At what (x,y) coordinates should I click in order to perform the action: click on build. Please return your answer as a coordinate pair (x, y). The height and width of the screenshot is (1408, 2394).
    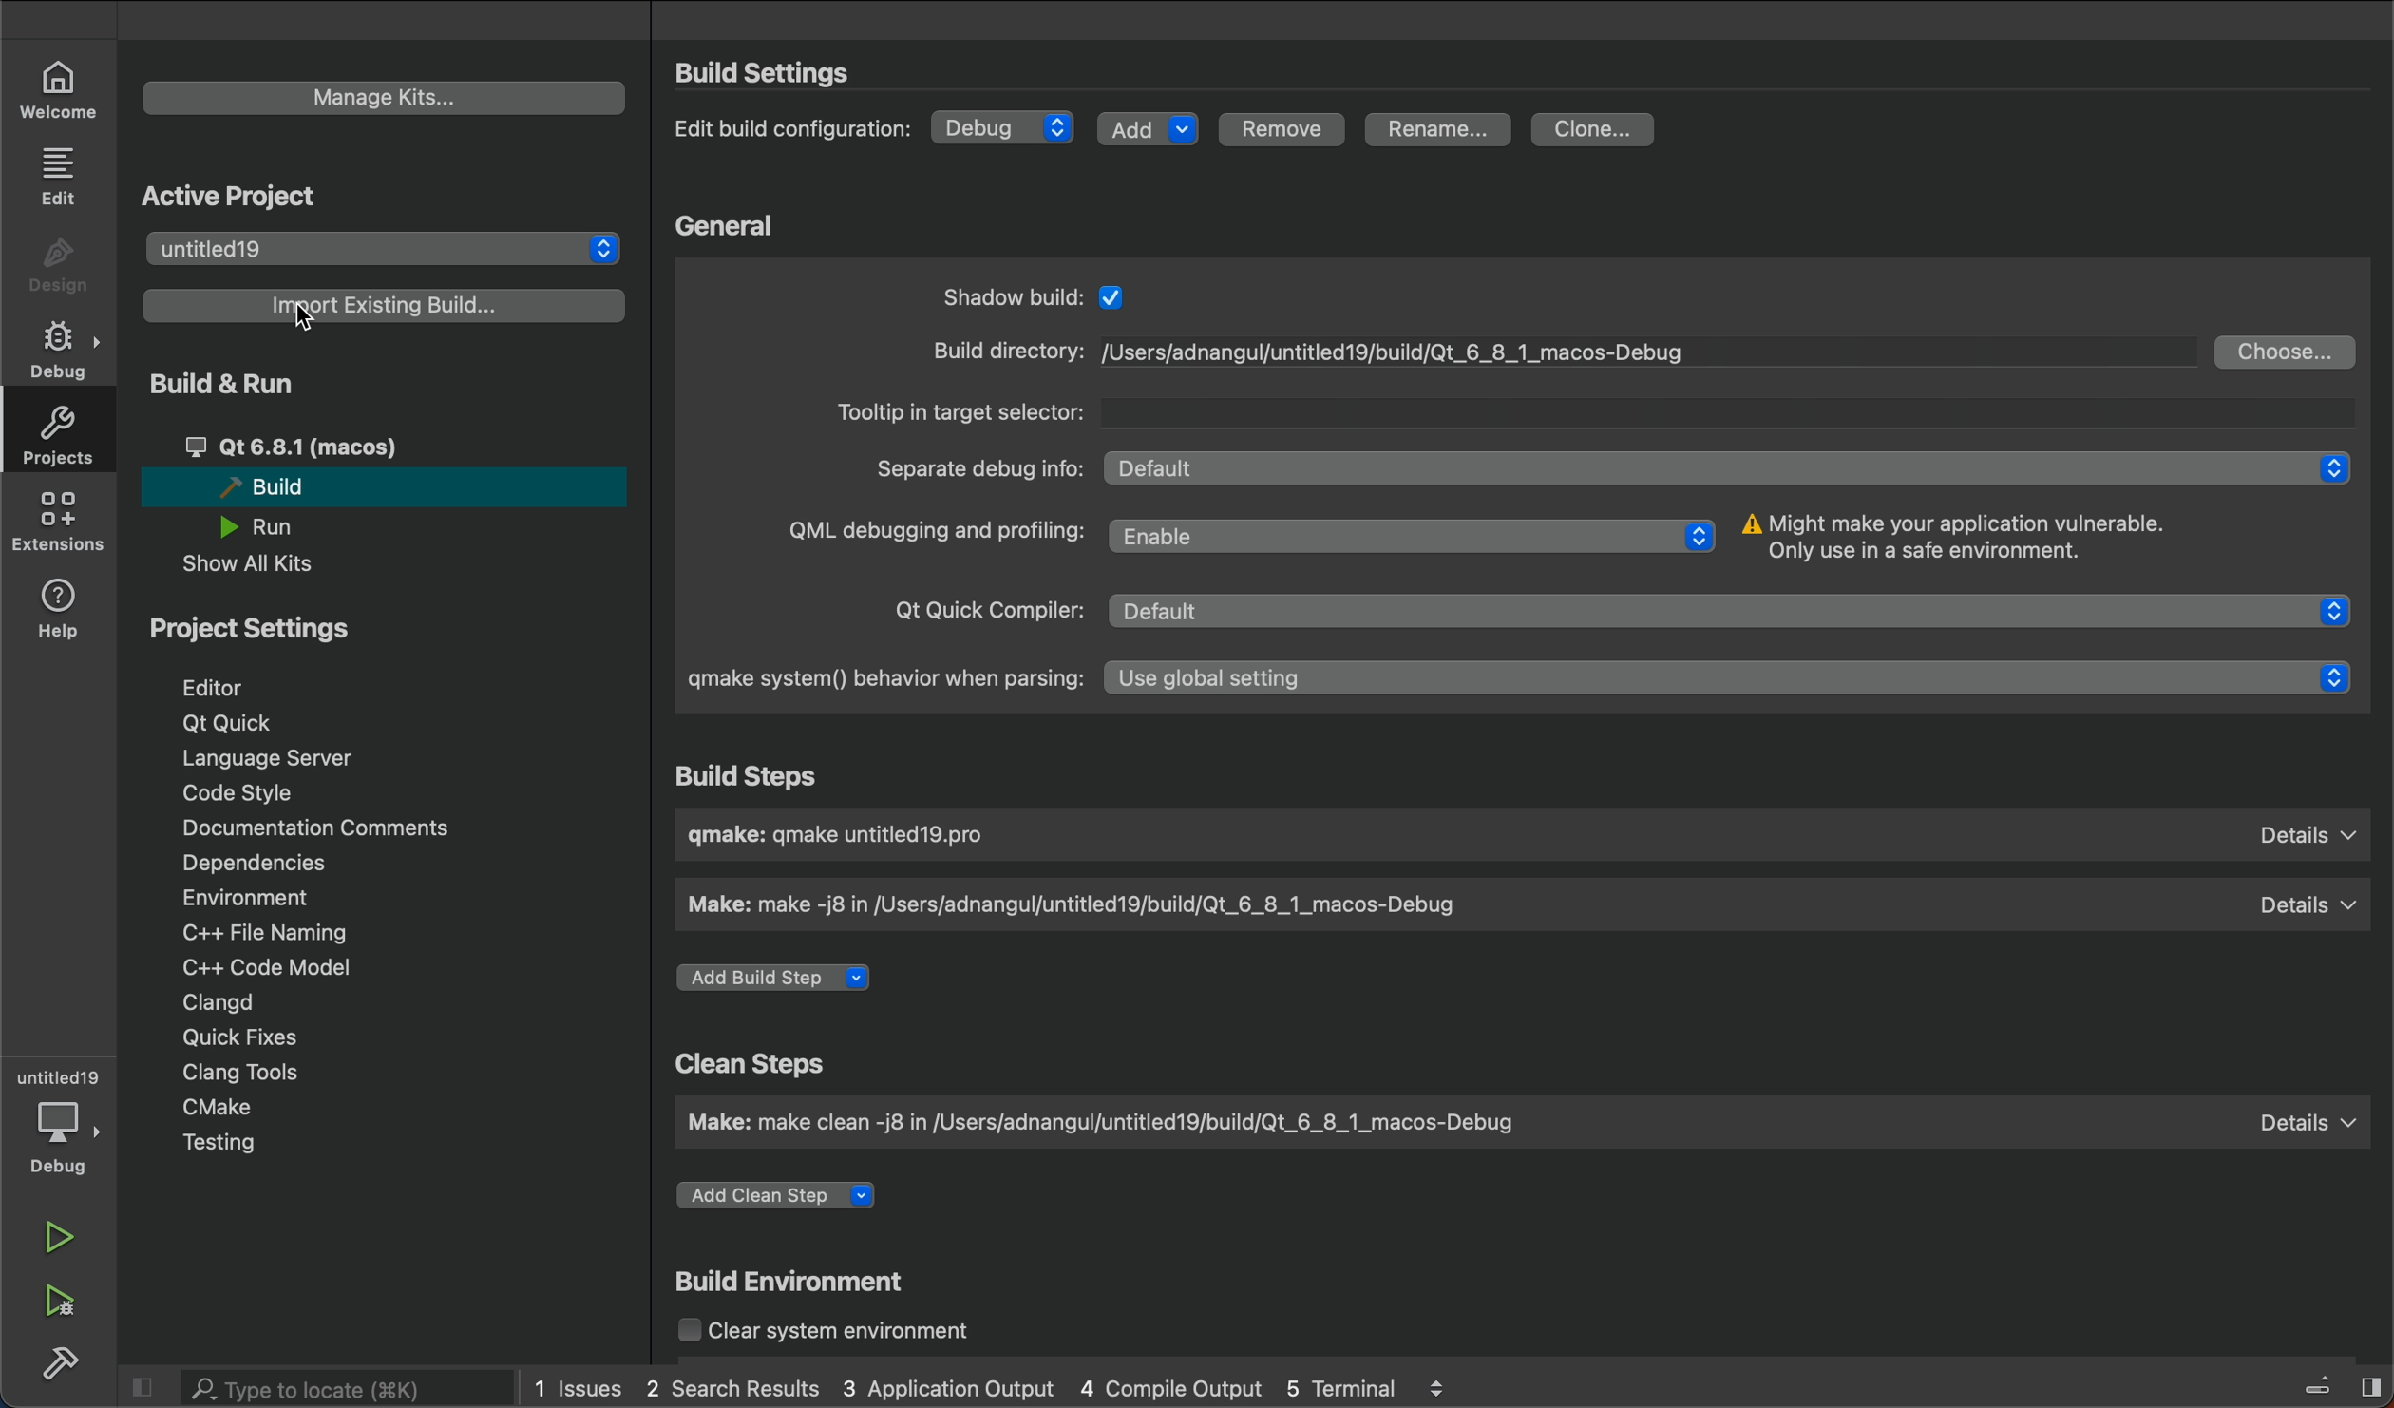
    Looking at the image, I should click on (62, 1360).